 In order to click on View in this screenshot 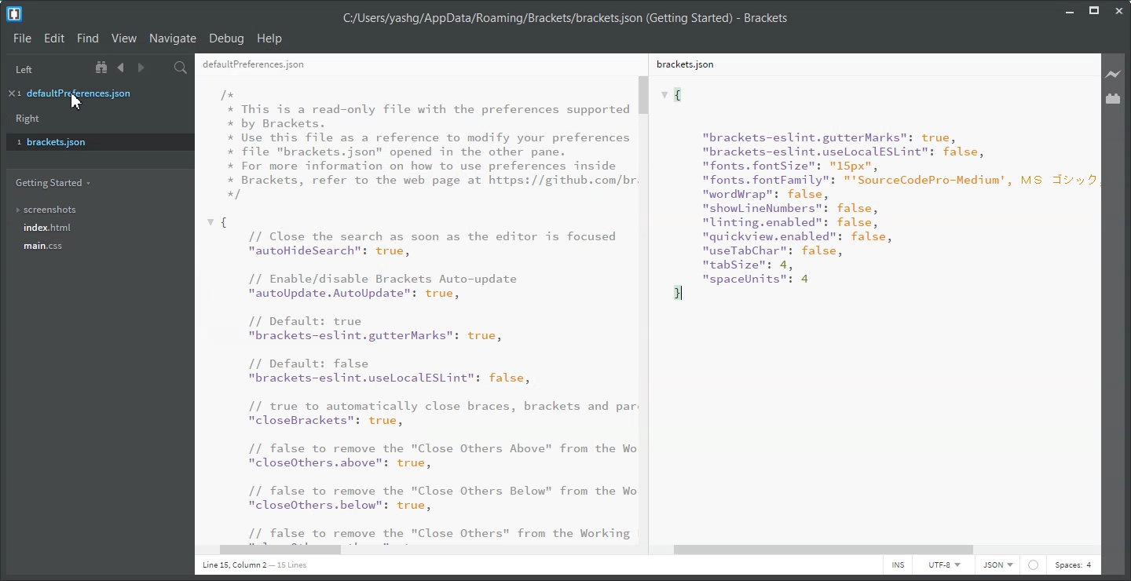, I will do `click(123, 38)`.